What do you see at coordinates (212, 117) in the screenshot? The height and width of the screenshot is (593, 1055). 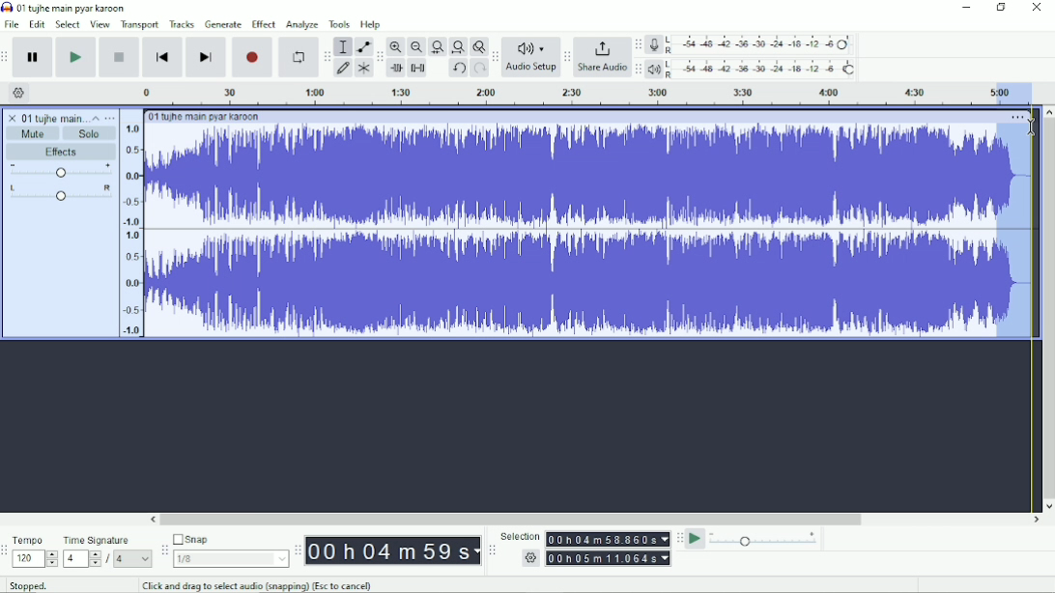 I see `01 tujhe main pyar karoon` at bounding box center [212, 117].